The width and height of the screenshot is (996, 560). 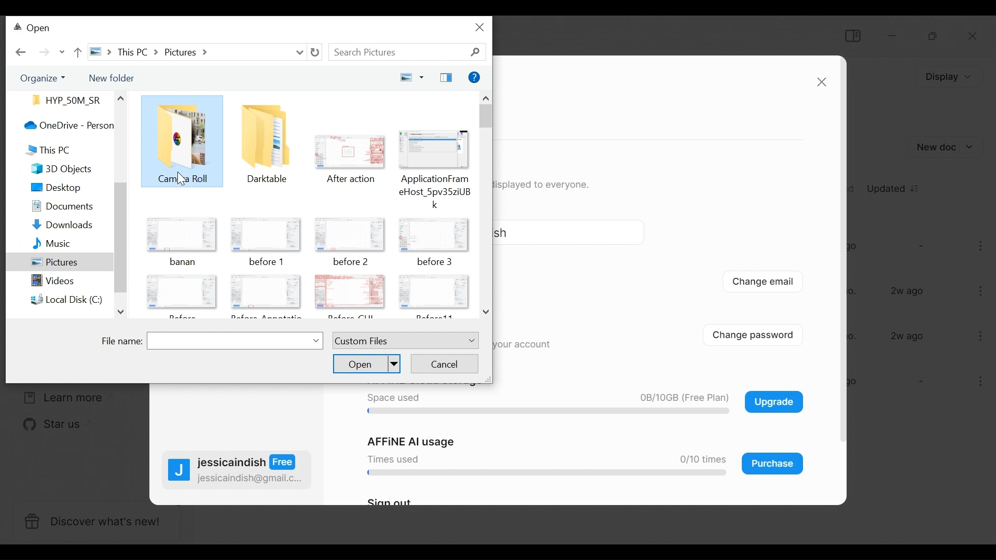 What do you see at coordinates (266, 234) in the screenshot?
I see `icon` at bounding box center [266, 234].